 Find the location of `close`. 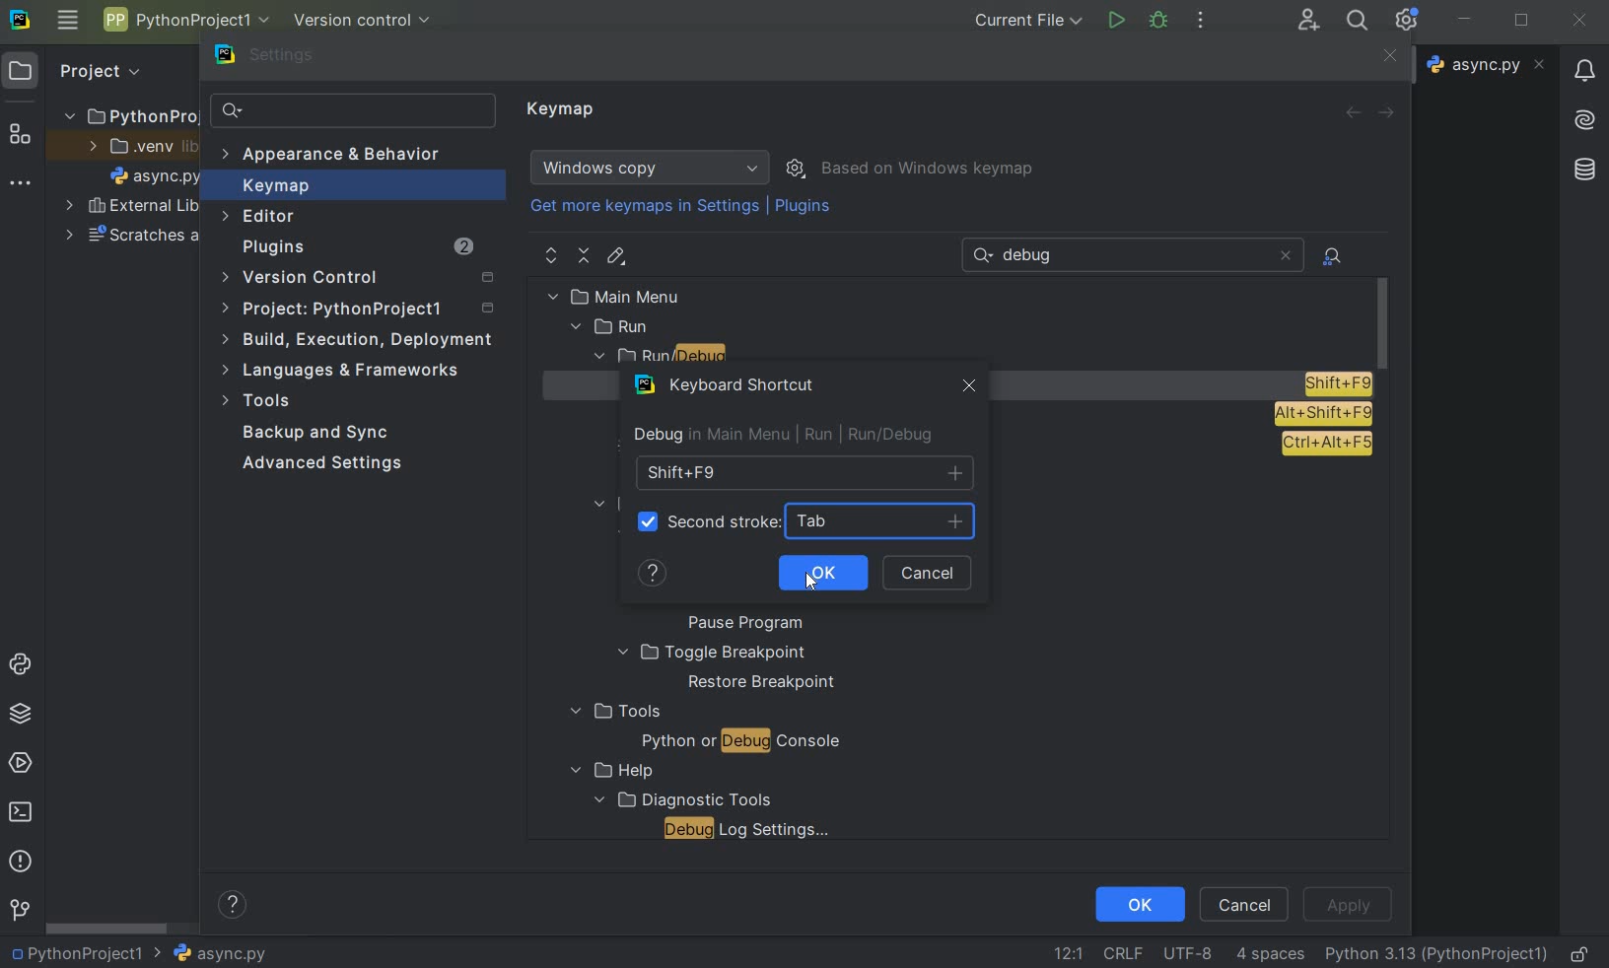

close is located at coordinates (1387, 57).